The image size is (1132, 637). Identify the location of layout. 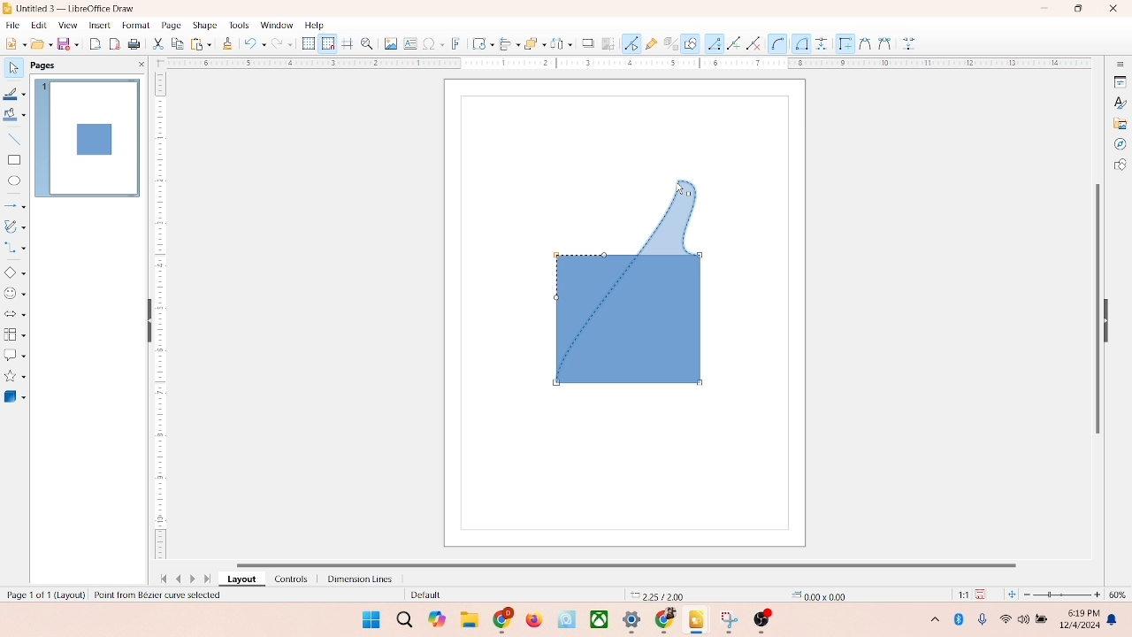
(241, 579).